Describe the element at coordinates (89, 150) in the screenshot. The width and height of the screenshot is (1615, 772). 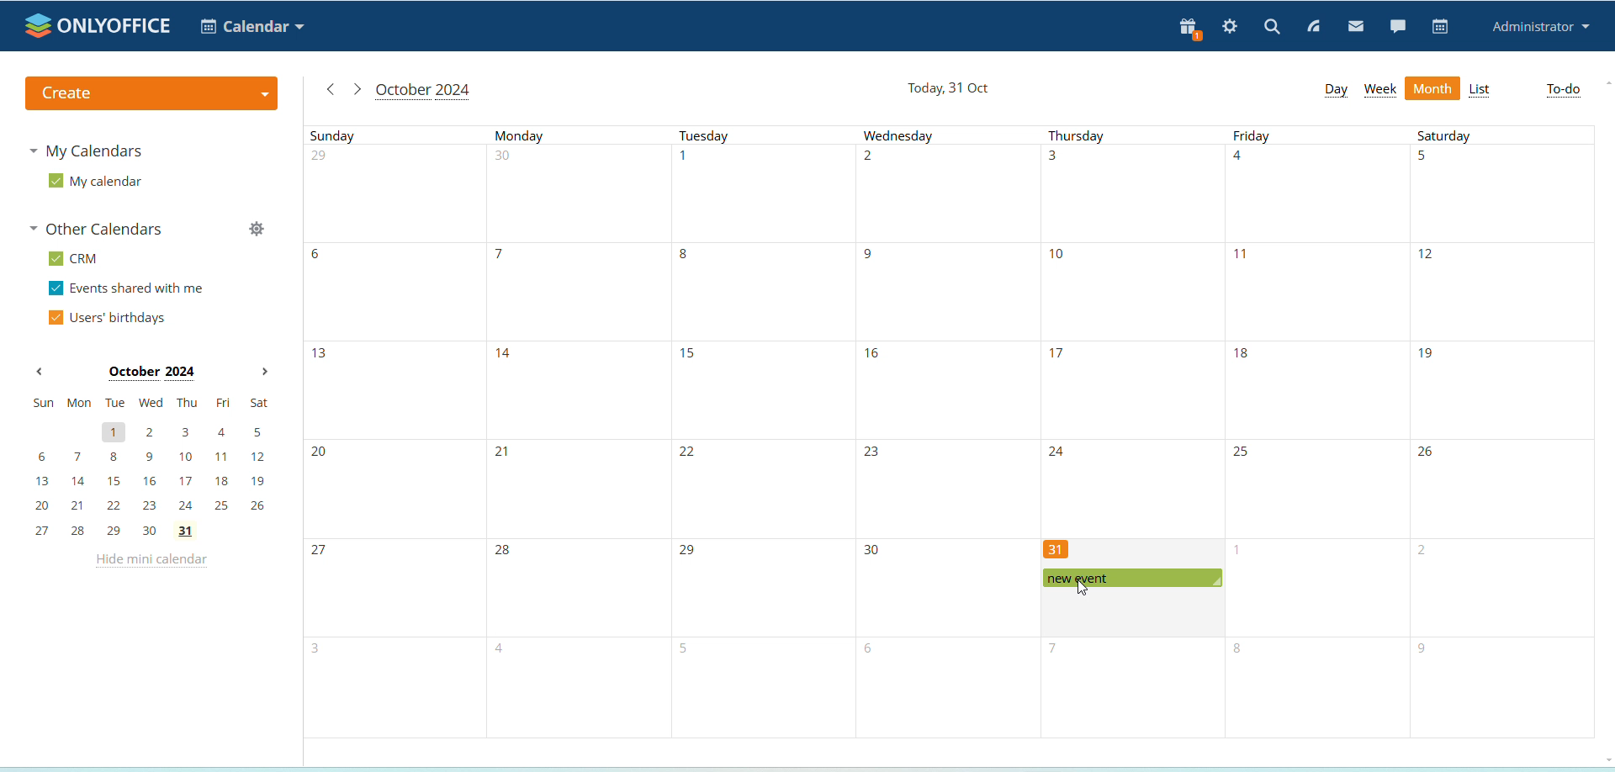
I see `my calendars` at that location.